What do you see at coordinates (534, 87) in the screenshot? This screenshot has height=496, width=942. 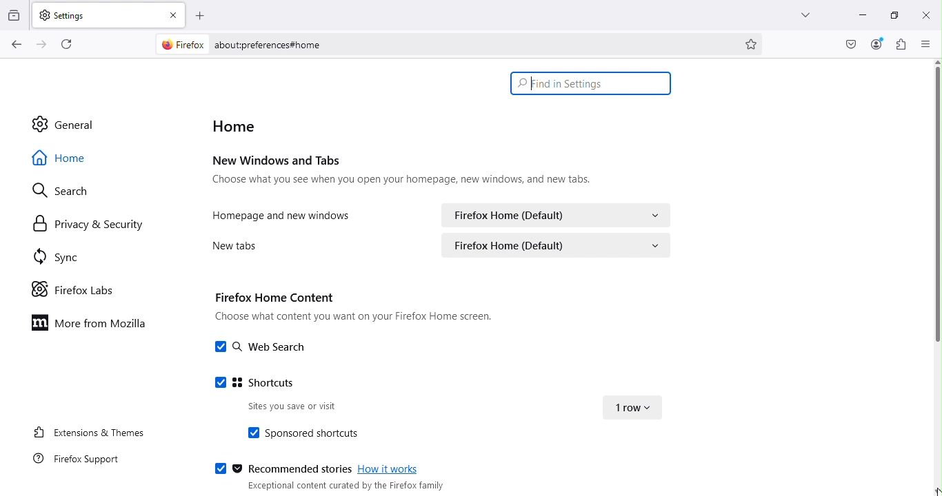 I see `cursor` at bounding box center [534, 87].